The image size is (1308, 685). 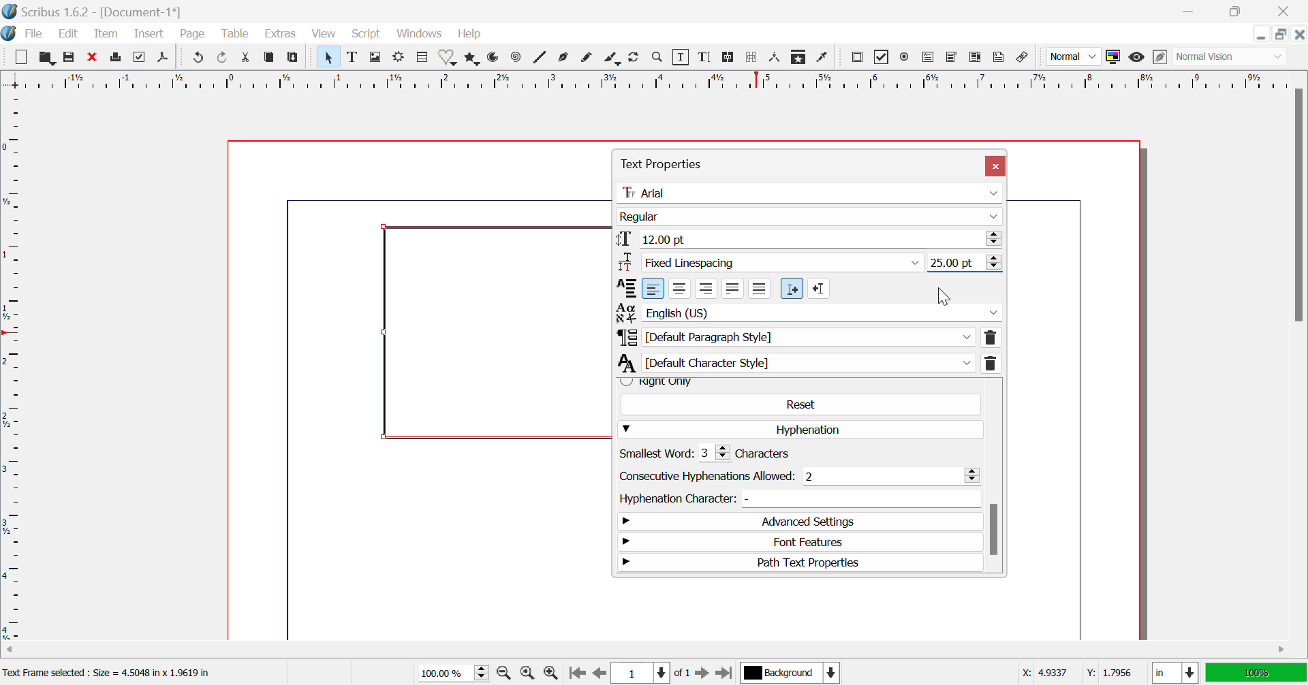 I want to click on Close, so click(x=996, y=166).